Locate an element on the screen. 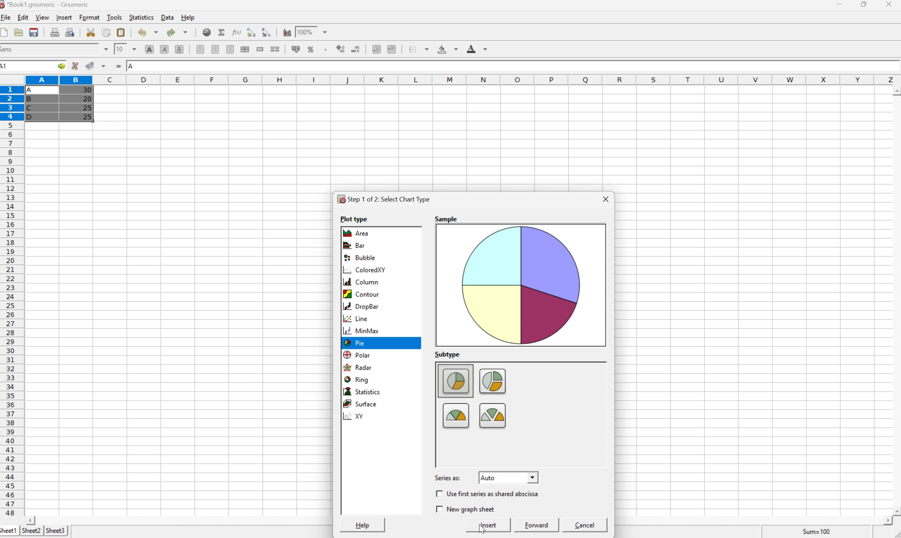 The height and width of the screenshot is (538, 901). A is located at coordinates (131, 66).